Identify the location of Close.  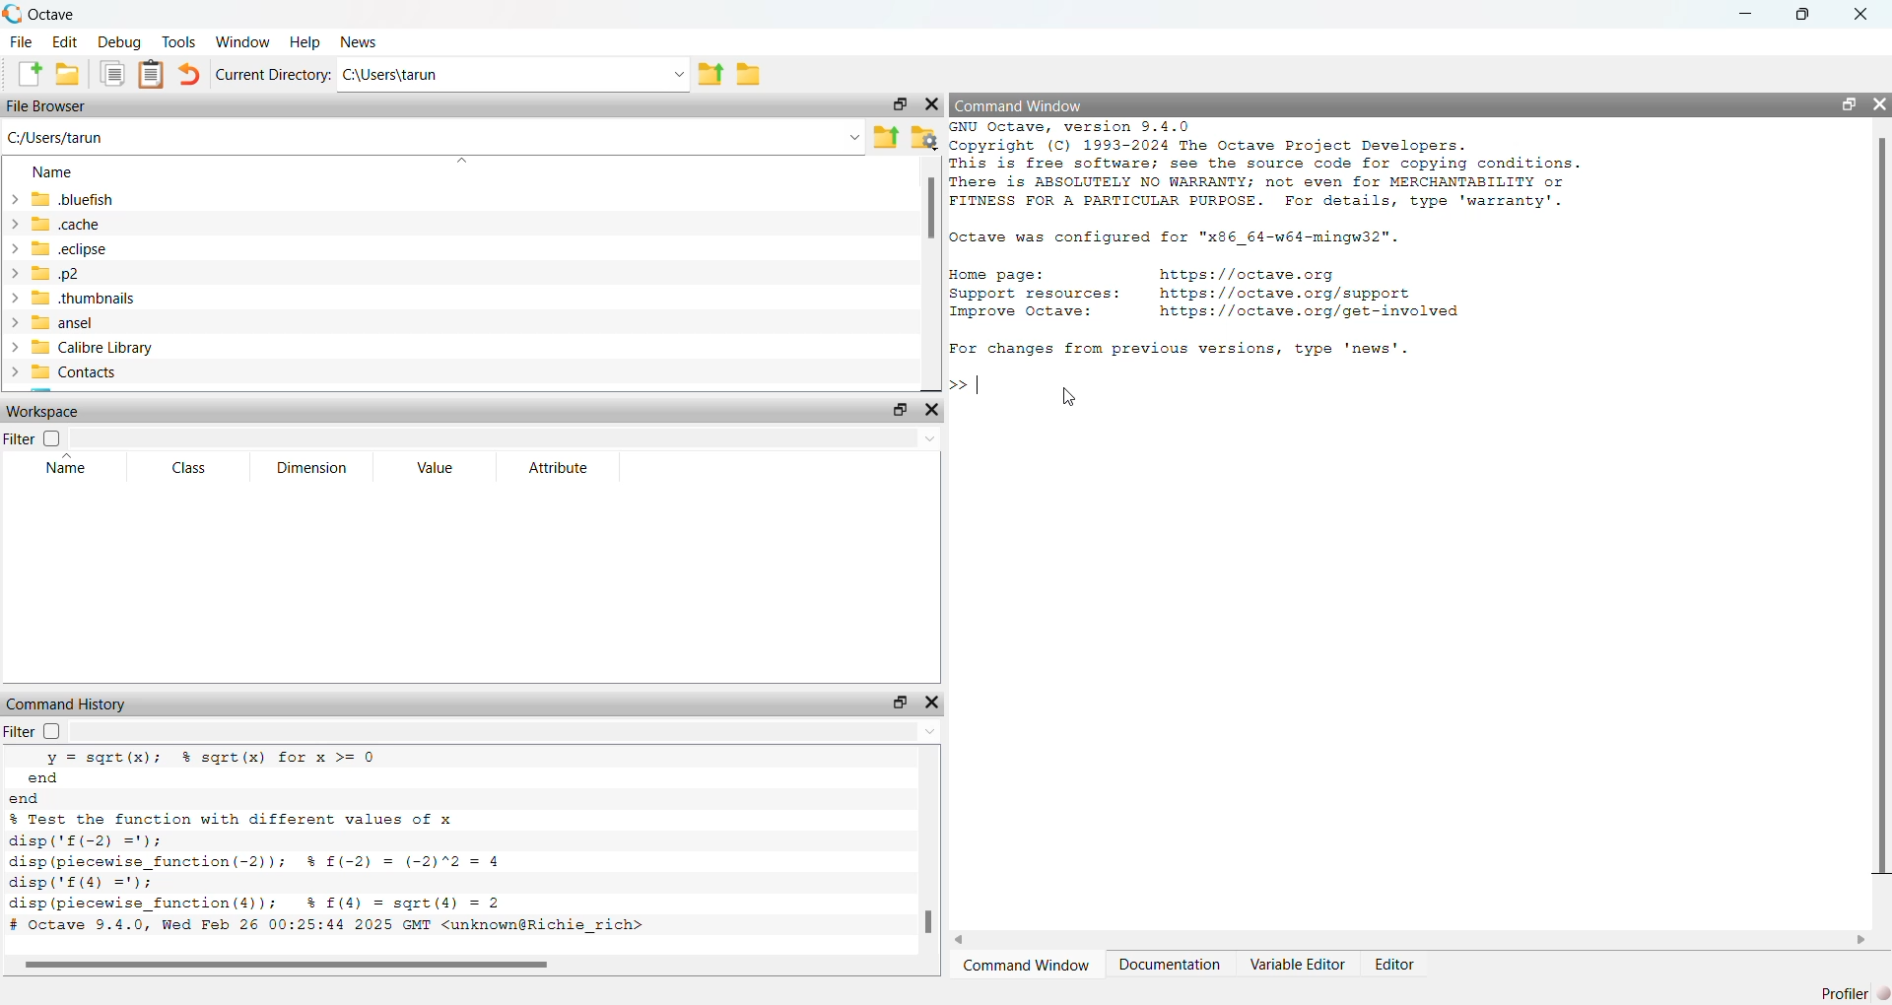
(933, 101).